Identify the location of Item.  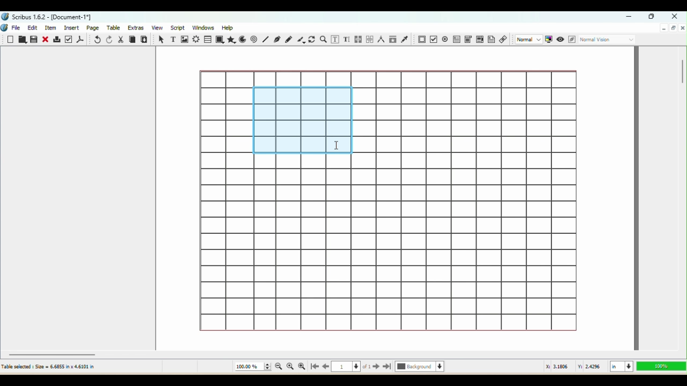
(53, 28).